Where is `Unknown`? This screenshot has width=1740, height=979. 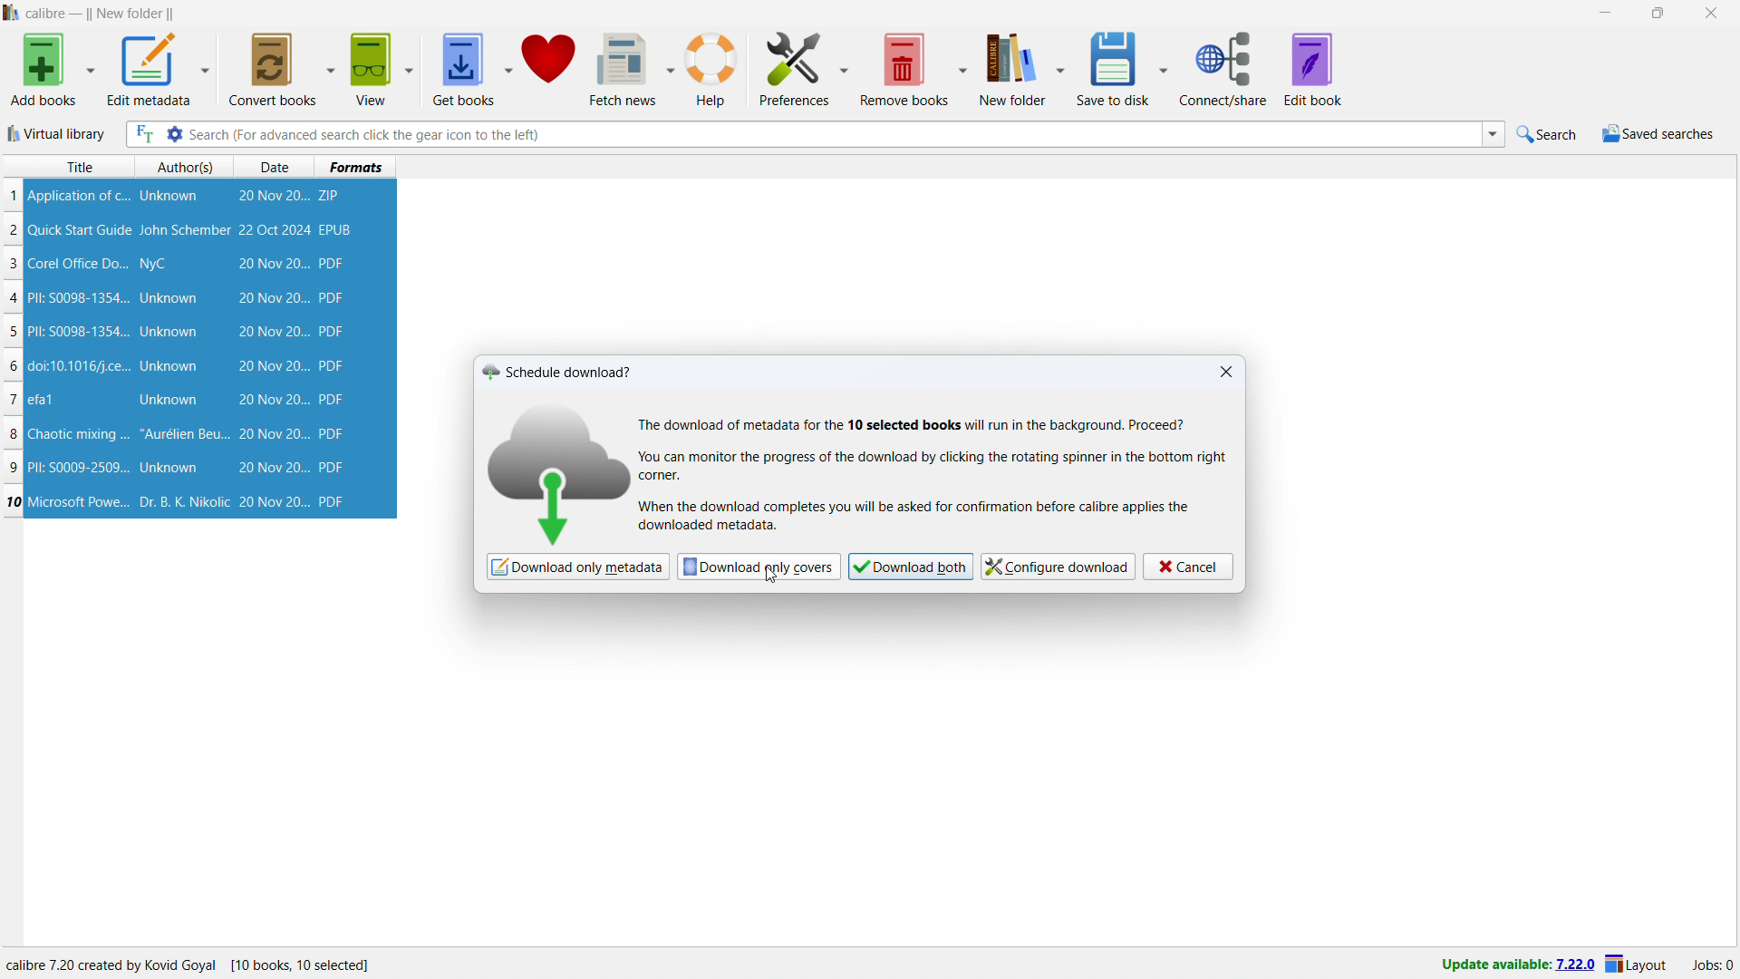 Unknown is located at coordinates (170, 366).